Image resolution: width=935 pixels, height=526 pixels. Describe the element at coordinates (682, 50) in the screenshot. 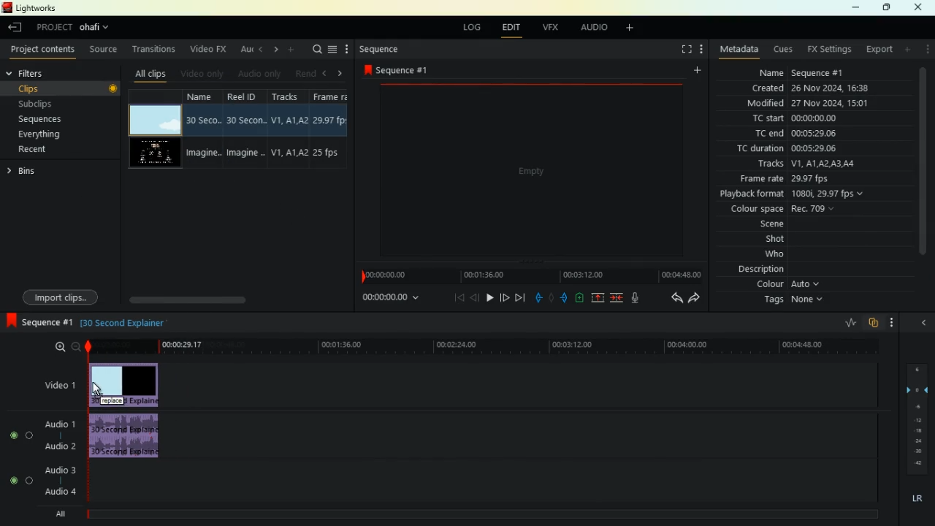

I see `fullscreen` at that location.